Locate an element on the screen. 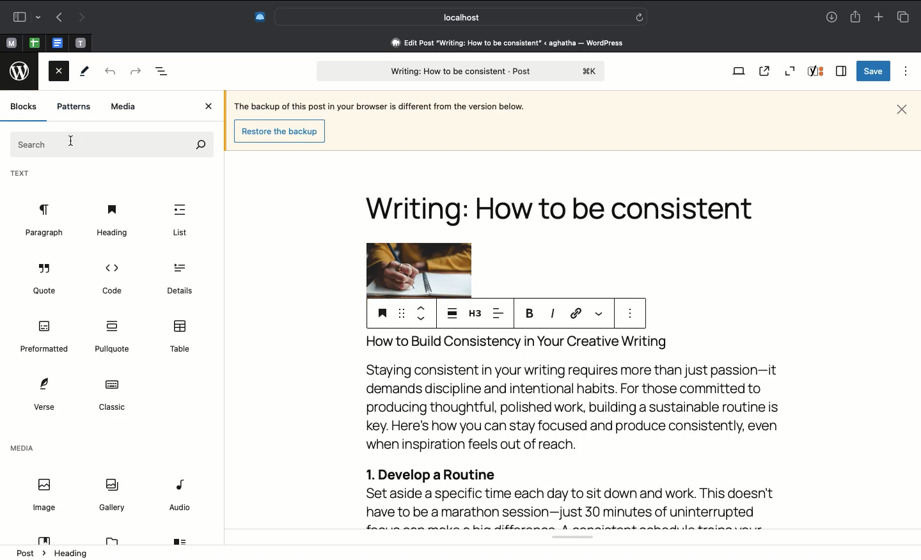 The image size is (921, 560). Back is located at coordinates (109, 72).